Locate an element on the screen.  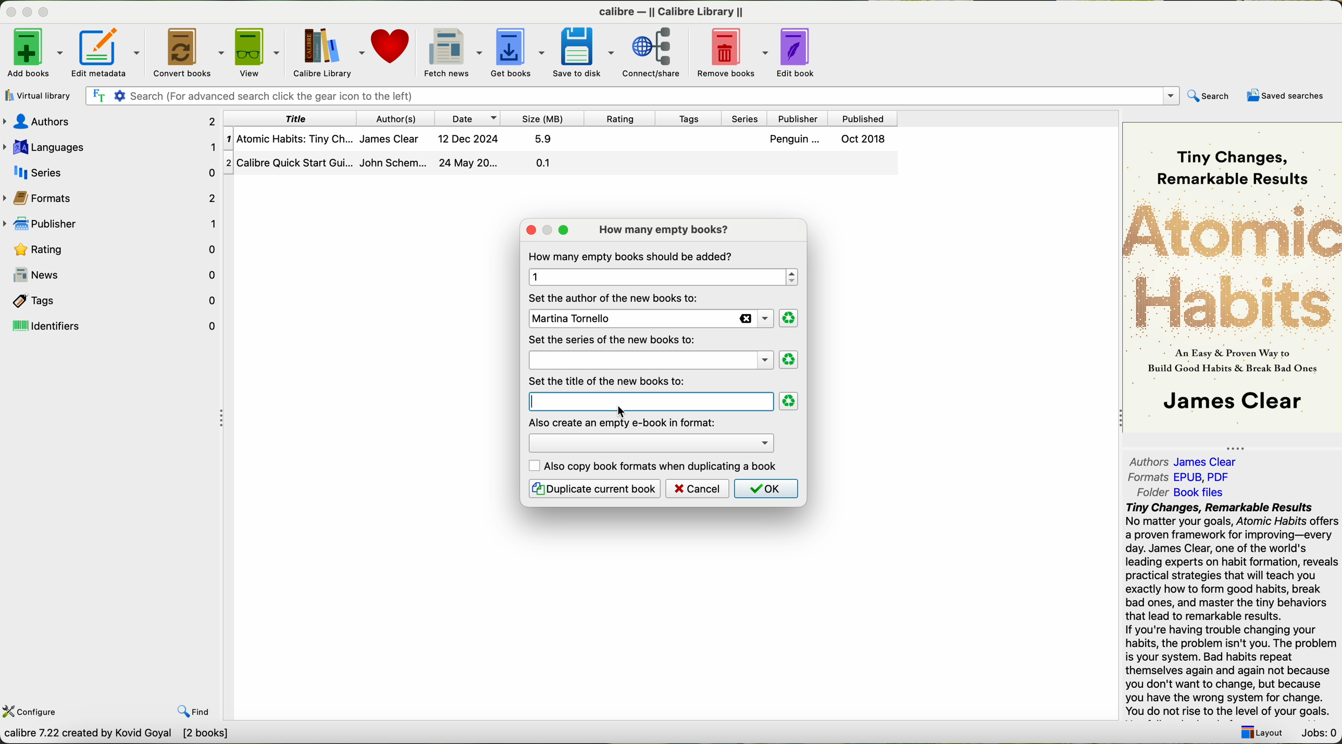
rating is located at coordinates (624, 119).